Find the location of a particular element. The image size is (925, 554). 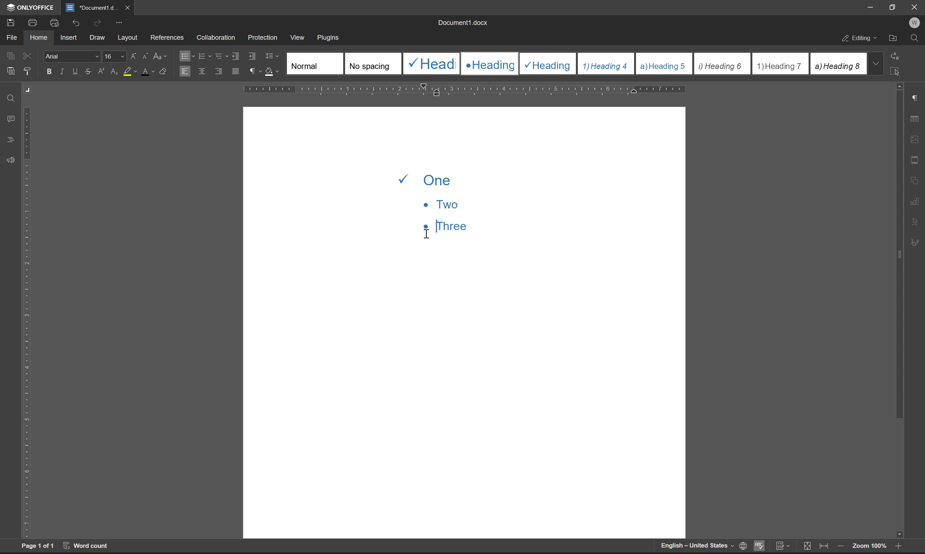

document1.docx is located at coordinates (462, 22).